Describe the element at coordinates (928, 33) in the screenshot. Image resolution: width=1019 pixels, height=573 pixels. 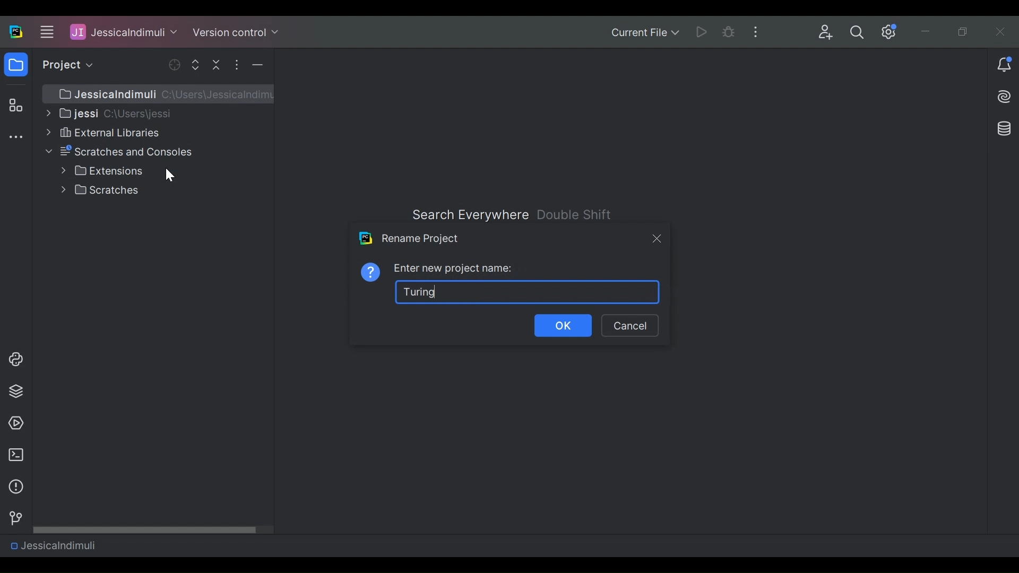
I see `Minimize` at that location.